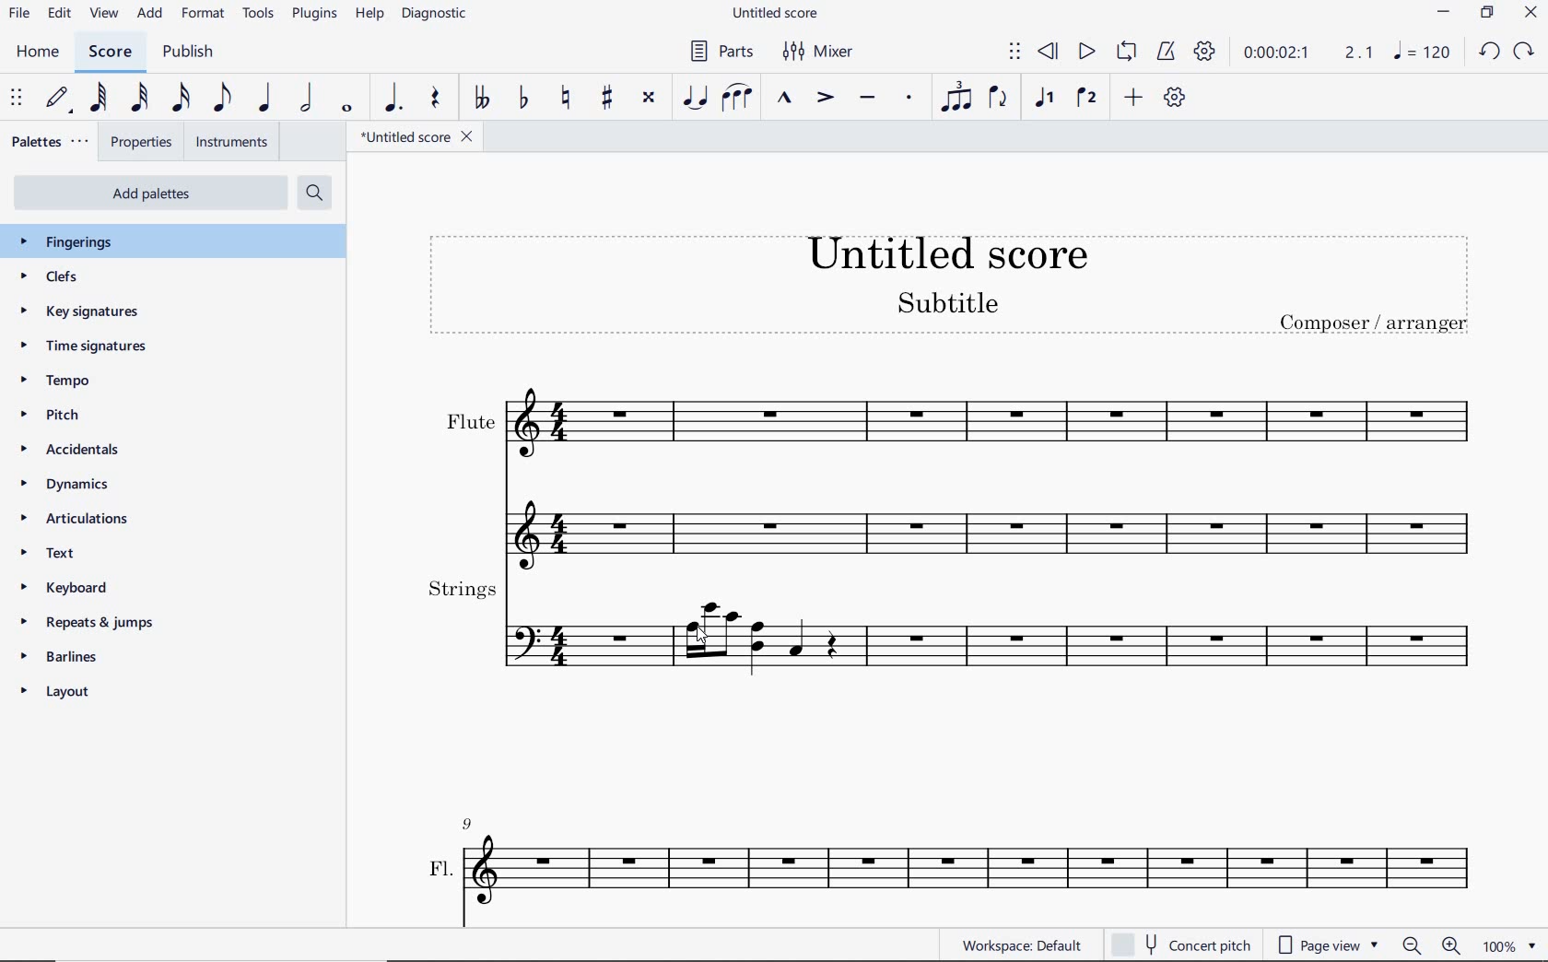 This screenshot has height=962, width=1548. I want to click on time signatures, so click(88, 346).